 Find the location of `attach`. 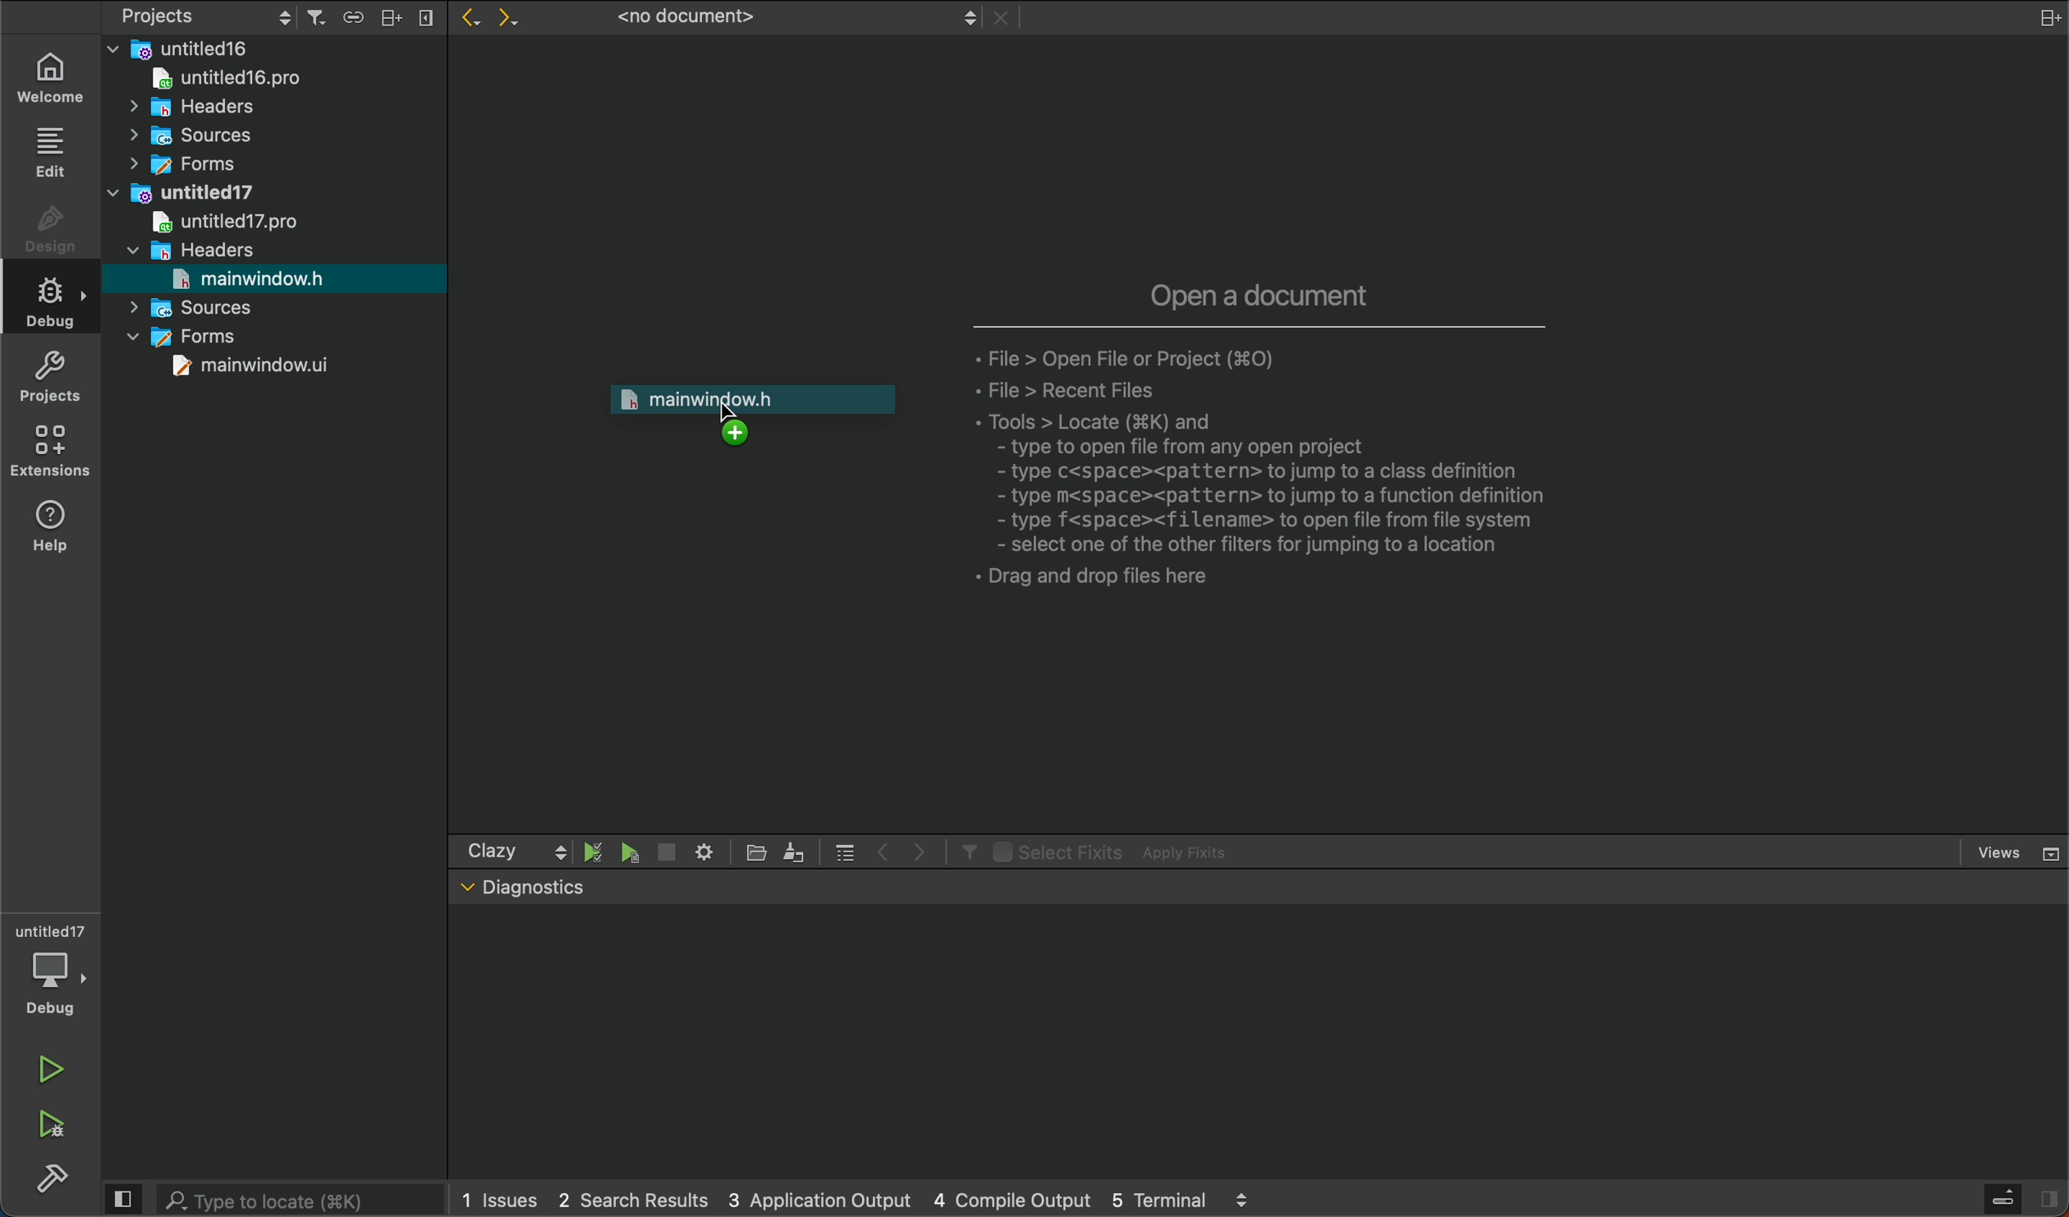

attach is located at coordinates (349, 16).